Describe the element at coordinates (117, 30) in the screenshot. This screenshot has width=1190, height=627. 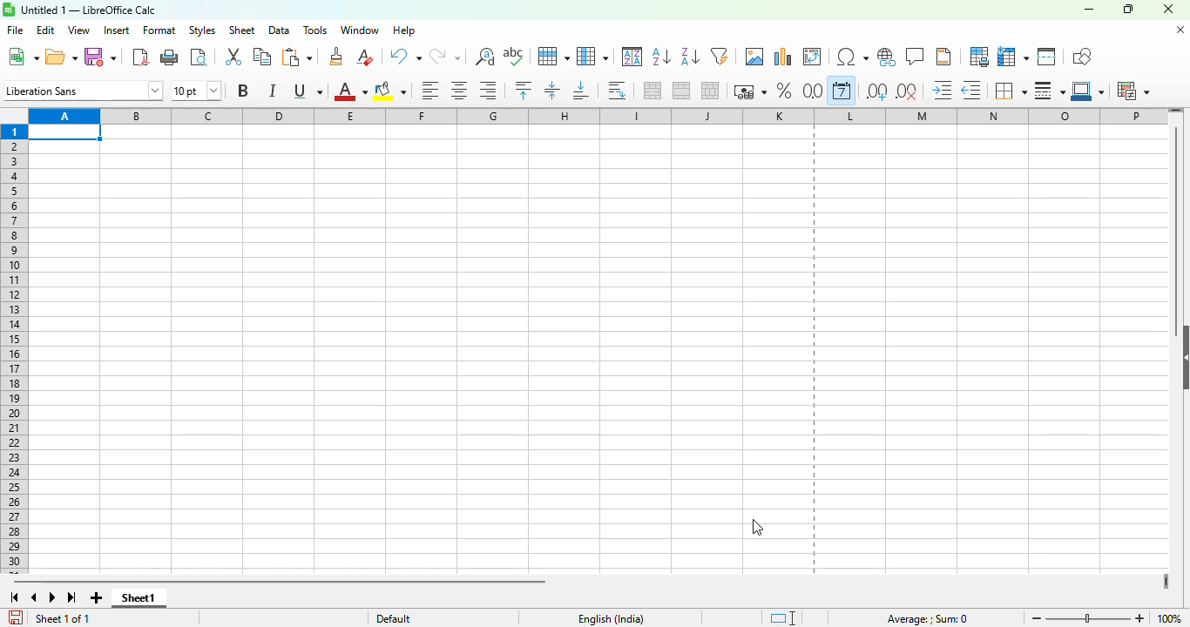
I see `insert` at that location.